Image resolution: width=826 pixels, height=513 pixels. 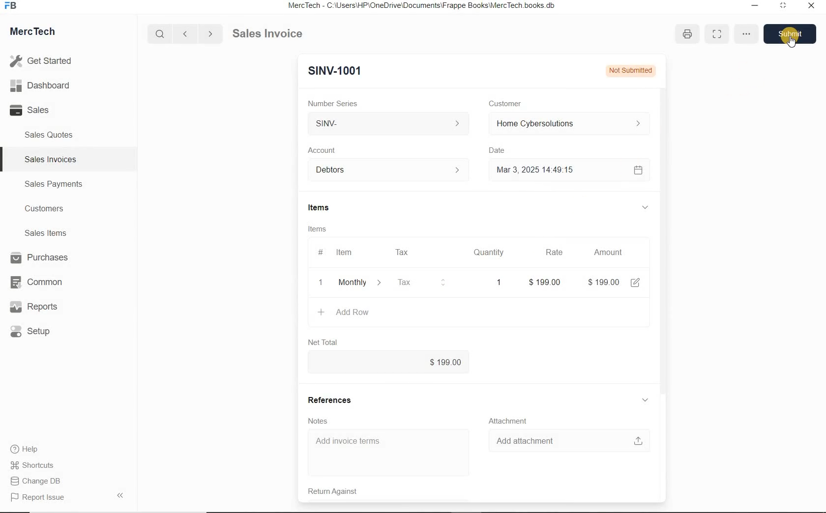 I want to click on Customer, so click(x=511, y=104).